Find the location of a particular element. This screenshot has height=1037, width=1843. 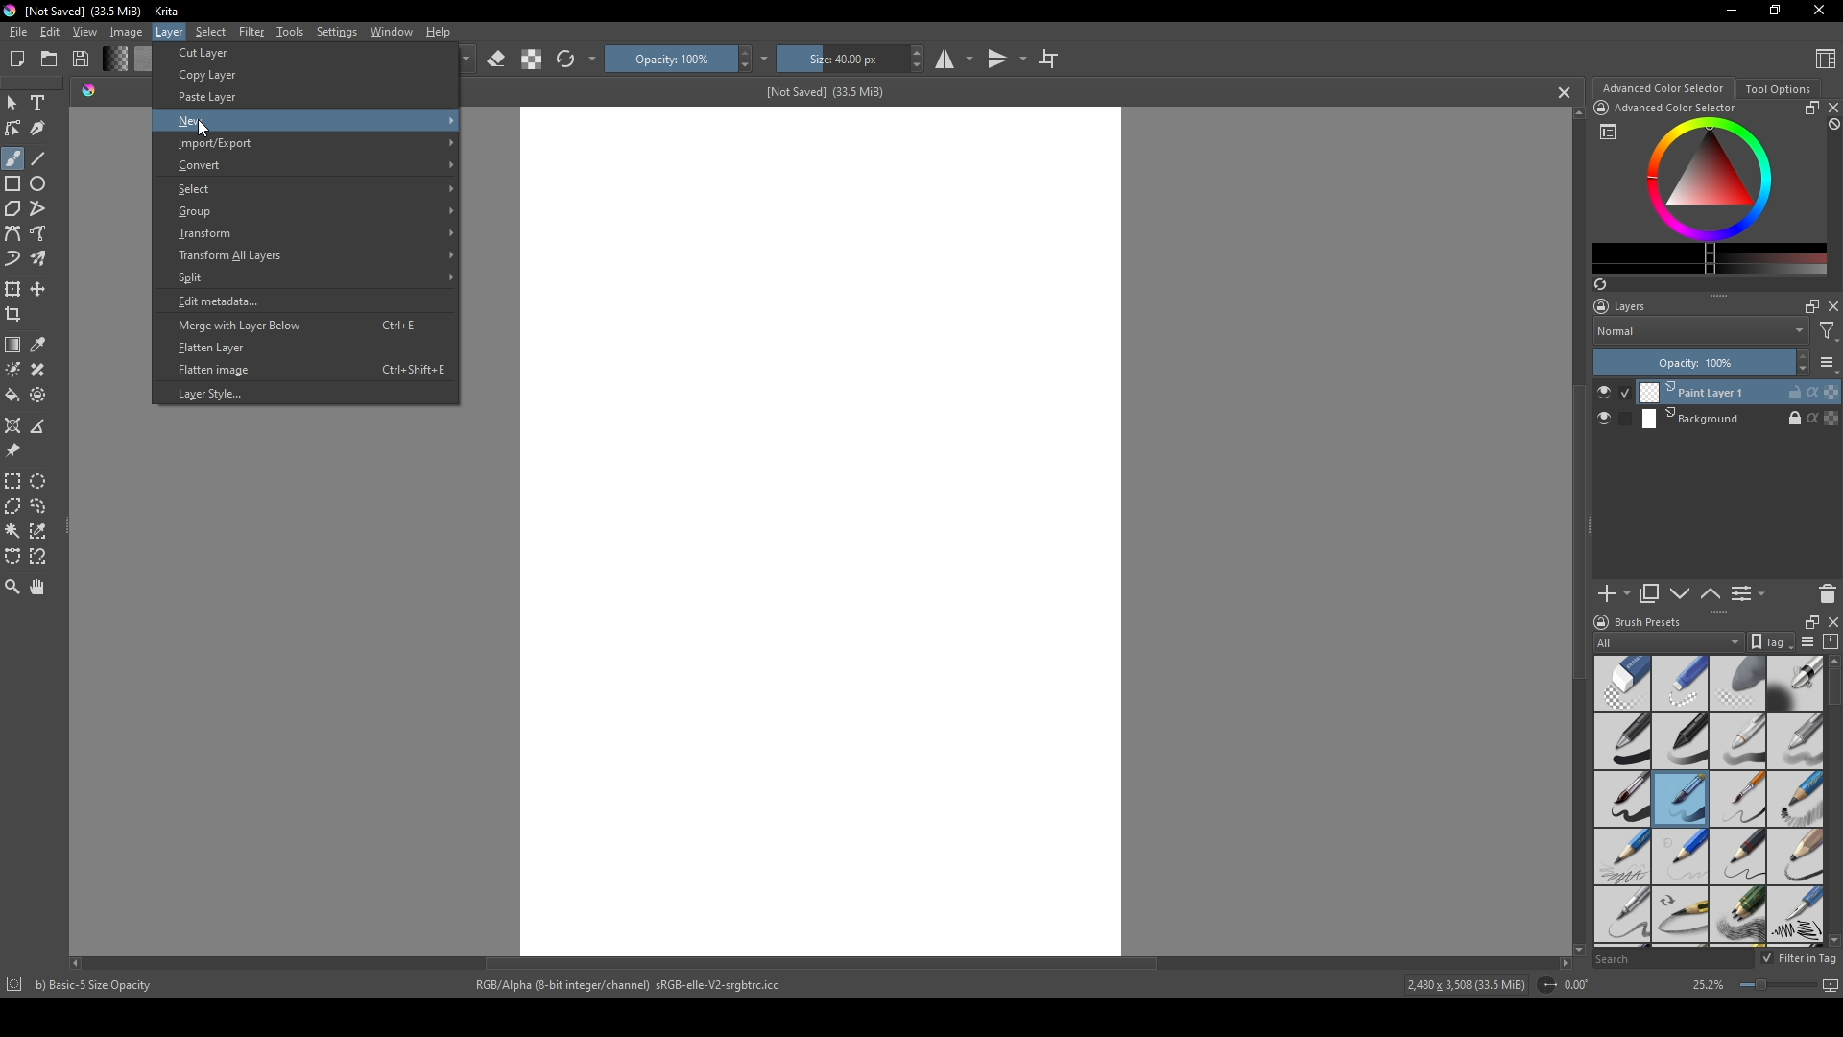

Layers is located at coordinates (1625, 306).